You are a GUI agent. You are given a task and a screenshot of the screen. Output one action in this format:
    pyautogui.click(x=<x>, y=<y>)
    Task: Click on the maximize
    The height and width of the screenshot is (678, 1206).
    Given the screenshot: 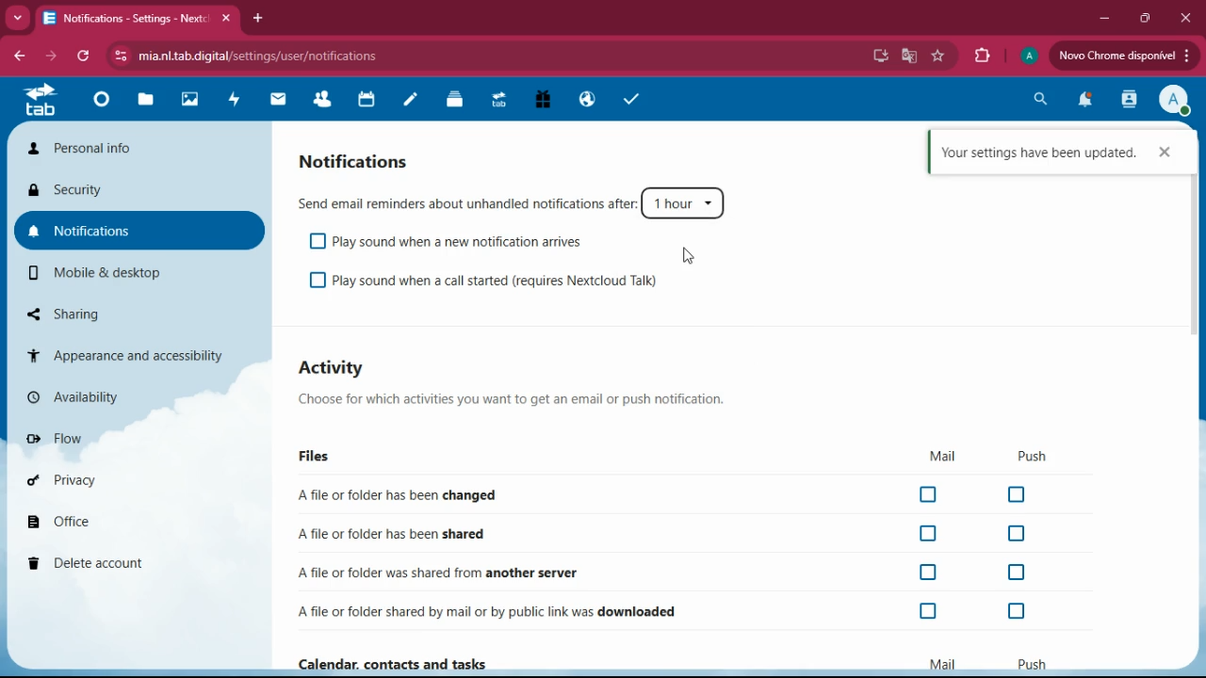 What is the action you would take?
    pyautogui.click(x=1144, y=19)
    